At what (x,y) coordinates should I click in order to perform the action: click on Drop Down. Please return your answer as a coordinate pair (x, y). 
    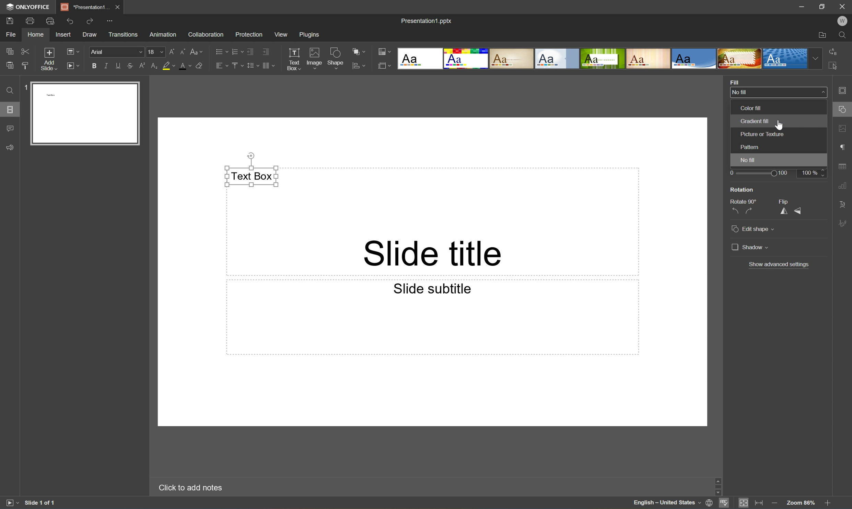
    Looking at the image, I should click on (814, 58).